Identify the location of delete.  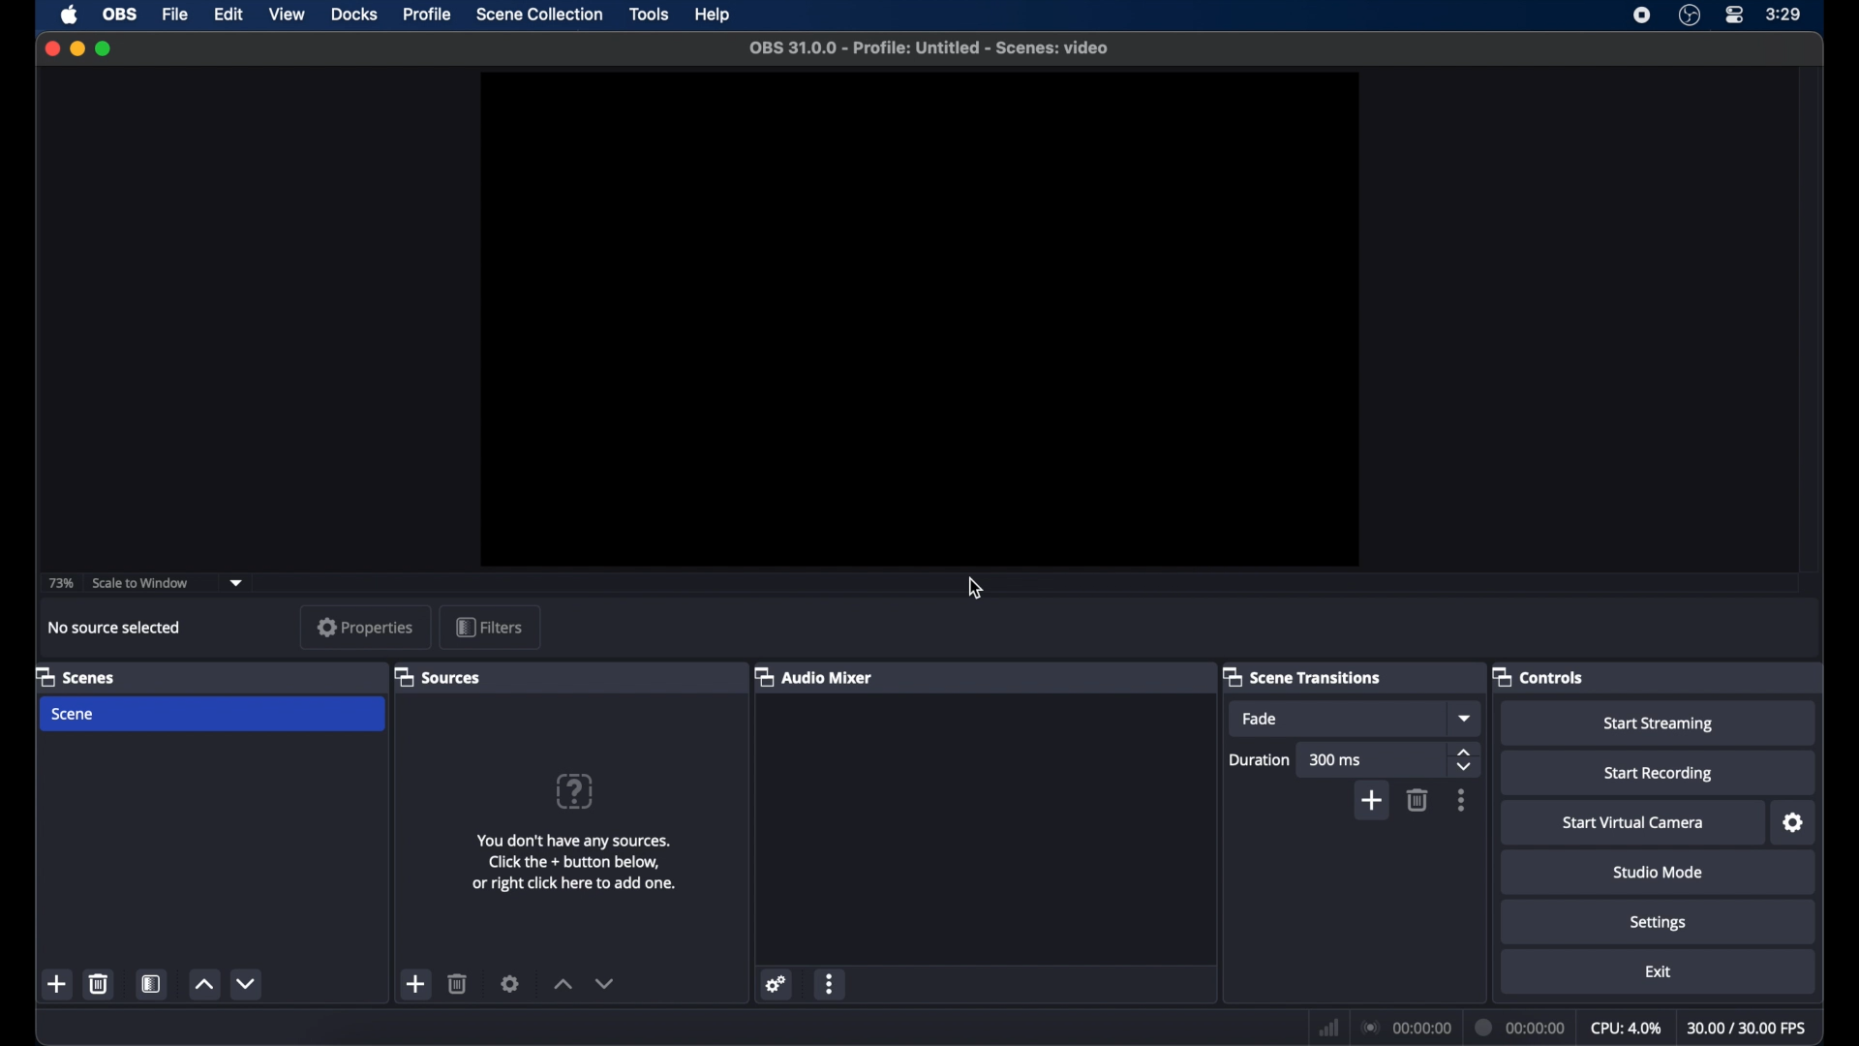
(459, 984).